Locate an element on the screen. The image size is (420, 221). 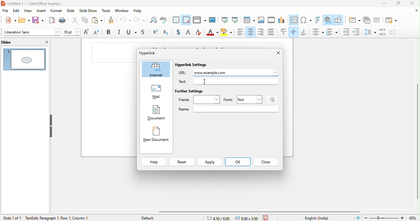
start from current slide is located at coordinates (235, 20).